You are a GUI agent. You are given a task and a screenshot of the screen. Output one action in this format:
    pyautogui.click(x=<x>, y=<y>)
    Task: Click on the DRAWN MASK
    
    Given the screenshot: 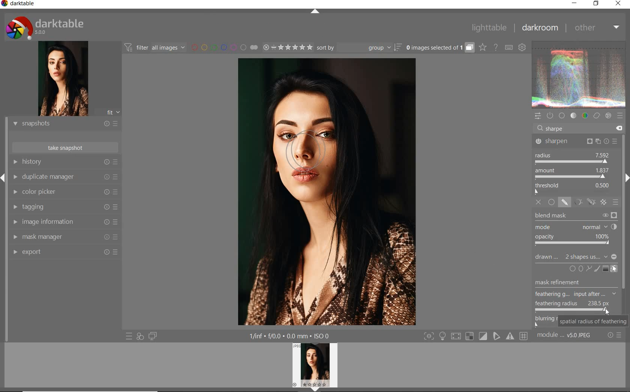 What is the action you would take?
    pyautogui.click(x=316, y=159)
    